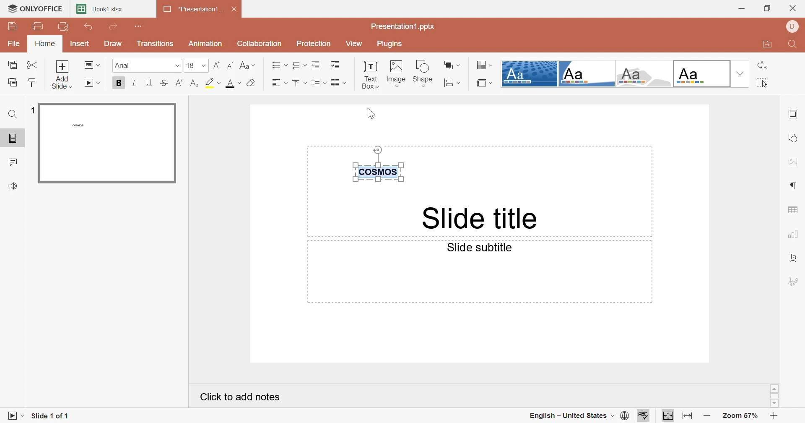 The width and height of the screenshot is (805, 423). Describe the element at coordinates (402, 26) in the screenshot. I see `Presentation1.pptx` at that location.